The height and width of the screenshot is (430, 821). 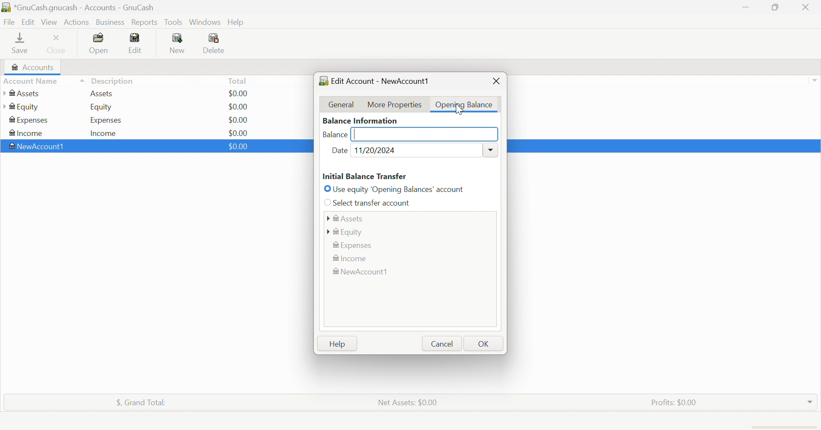 I want to click on Description, so click(x=112, y=80).